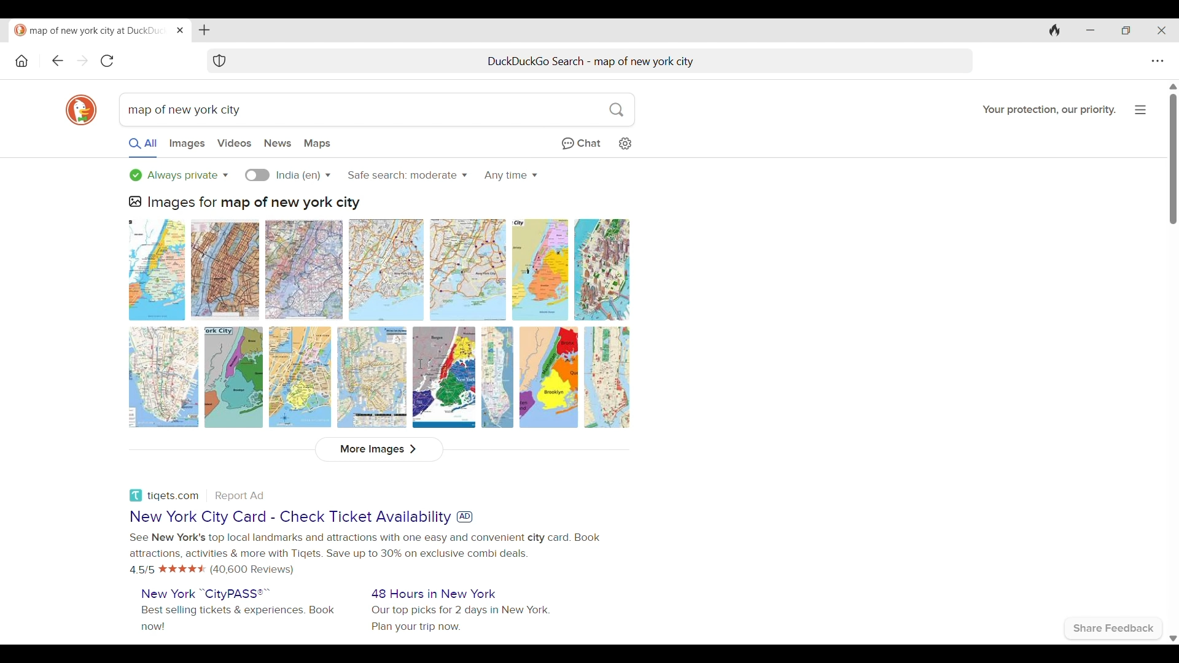 This screenshot has width=1179, height=663. Describe the element at coordinates (82, 61) in the screenshot. I see `Go forward ` at that location.